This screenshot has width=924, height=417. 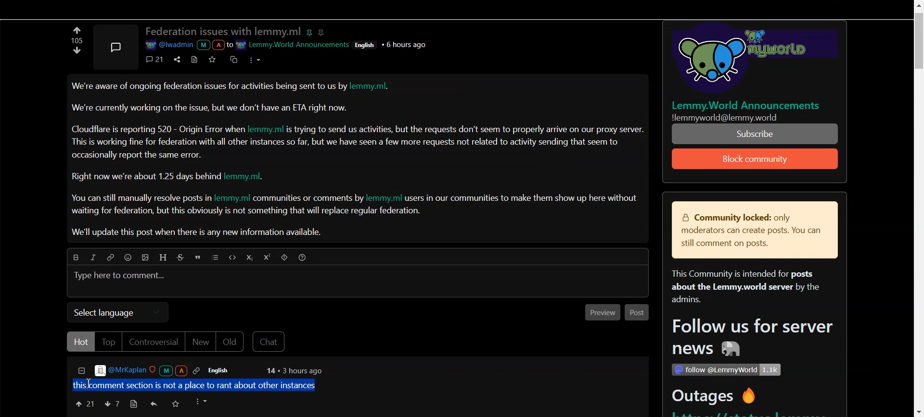 I want to click on You can still manually resolve posts in, so click(x=139, y=199).